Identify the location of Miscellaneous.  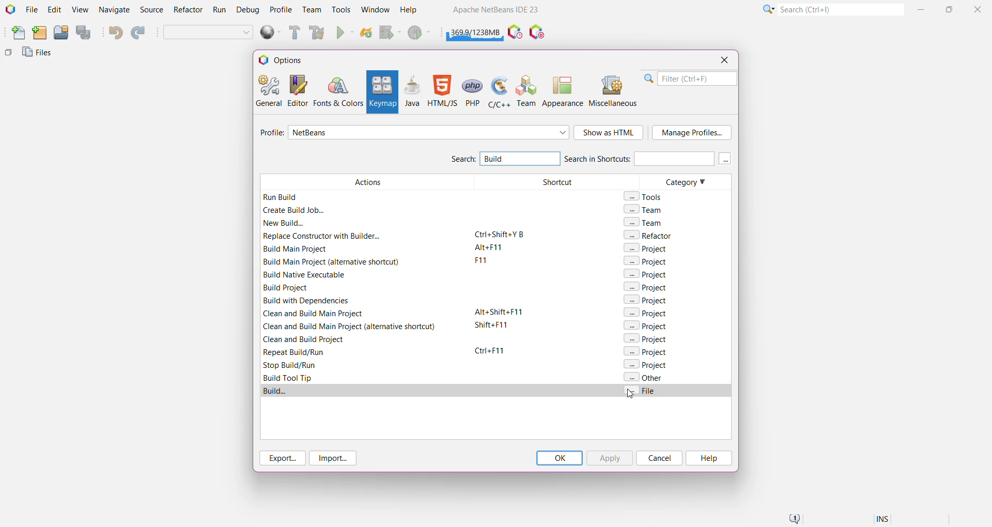
(614, 91).